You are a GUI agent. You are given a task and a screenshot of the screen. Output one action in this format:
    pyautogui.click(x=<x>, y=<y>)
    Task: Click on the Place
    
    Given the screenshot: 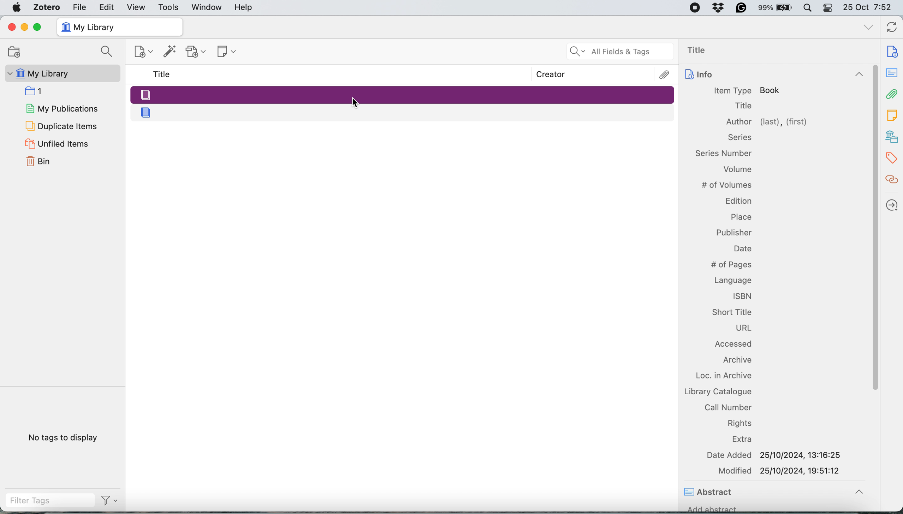 What is the action you would take?
    pyautogui.click(x=741, y=215)
    